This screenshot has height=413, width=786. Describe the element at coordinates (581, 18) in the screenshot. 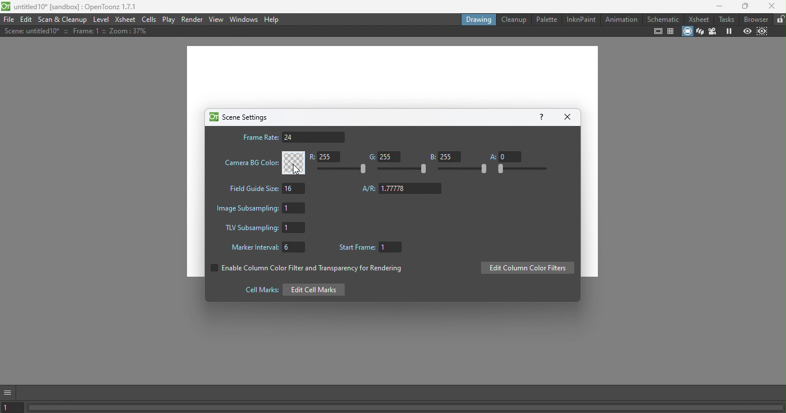

I see `InknPaint` at that location.